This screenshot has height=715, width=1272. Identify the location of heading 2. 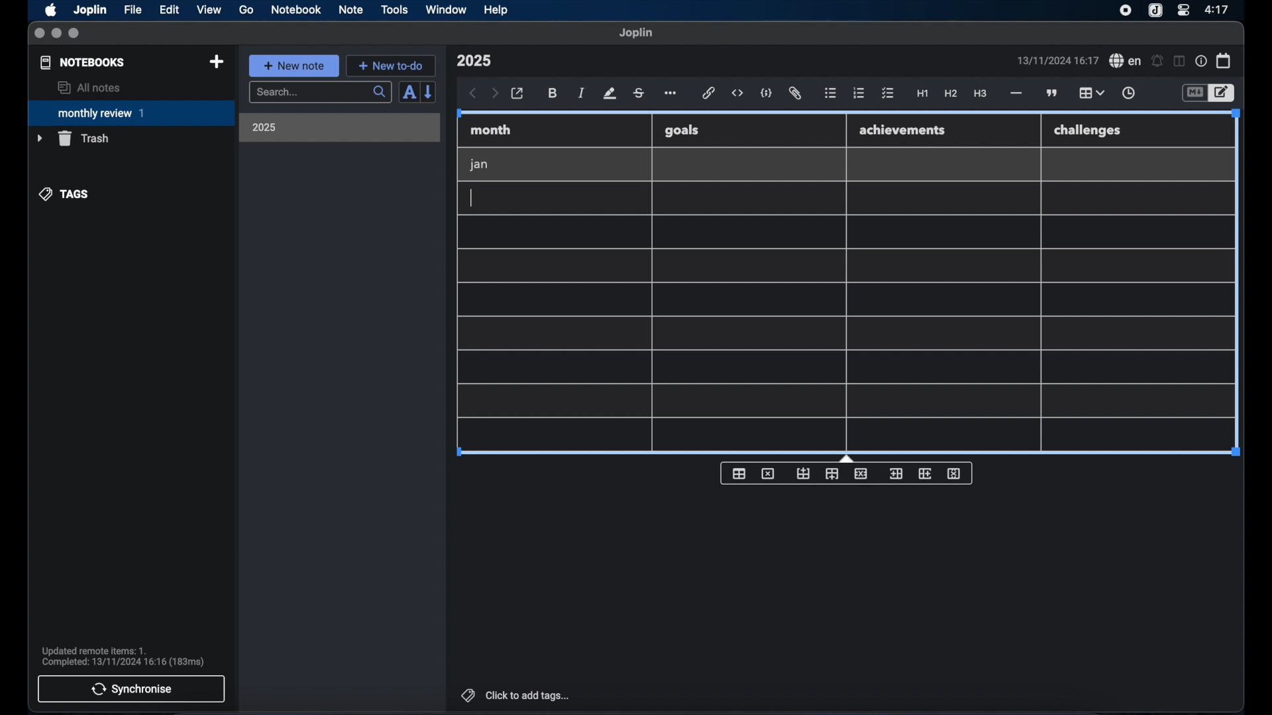
(951, 94).